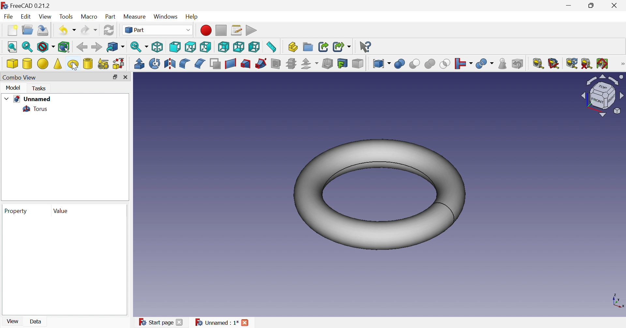 This screenshot has height=328, width=626. I want to click on Draw style, so click(47, 48).